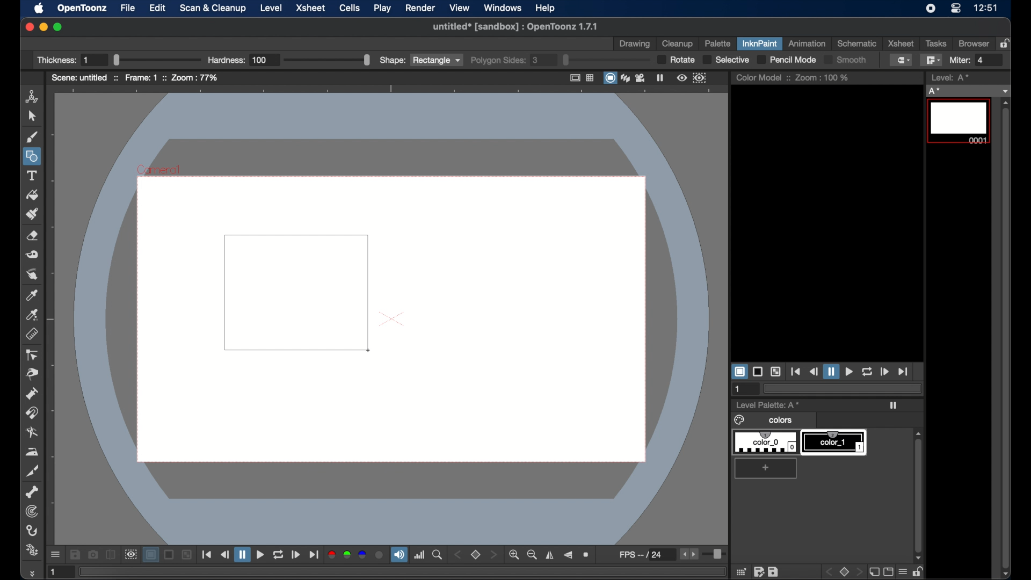 This screenshot has width=1031, height=580. I want to click on 12:51, so click(987, 8).